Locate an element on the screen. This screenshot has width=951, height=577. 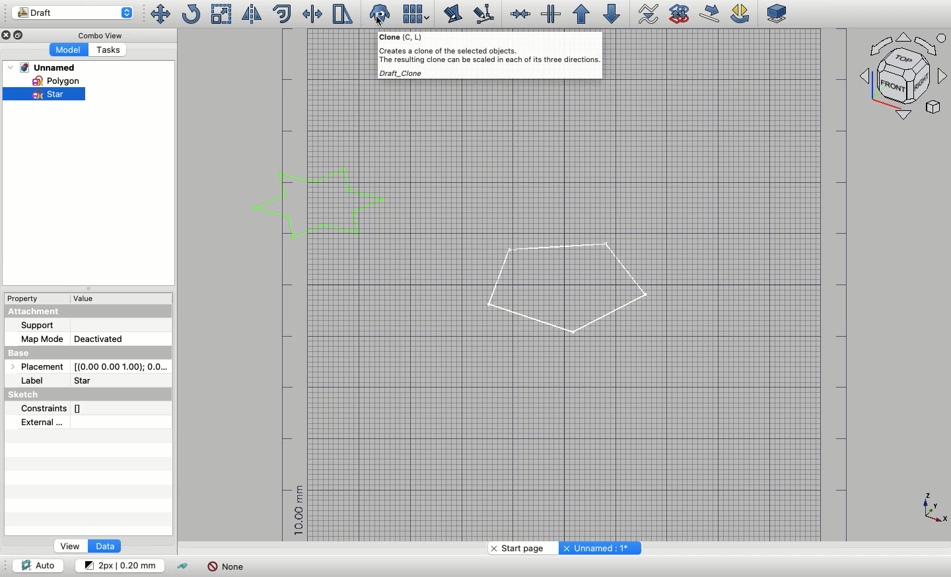
Draft move is located at coordinates (711, 13).